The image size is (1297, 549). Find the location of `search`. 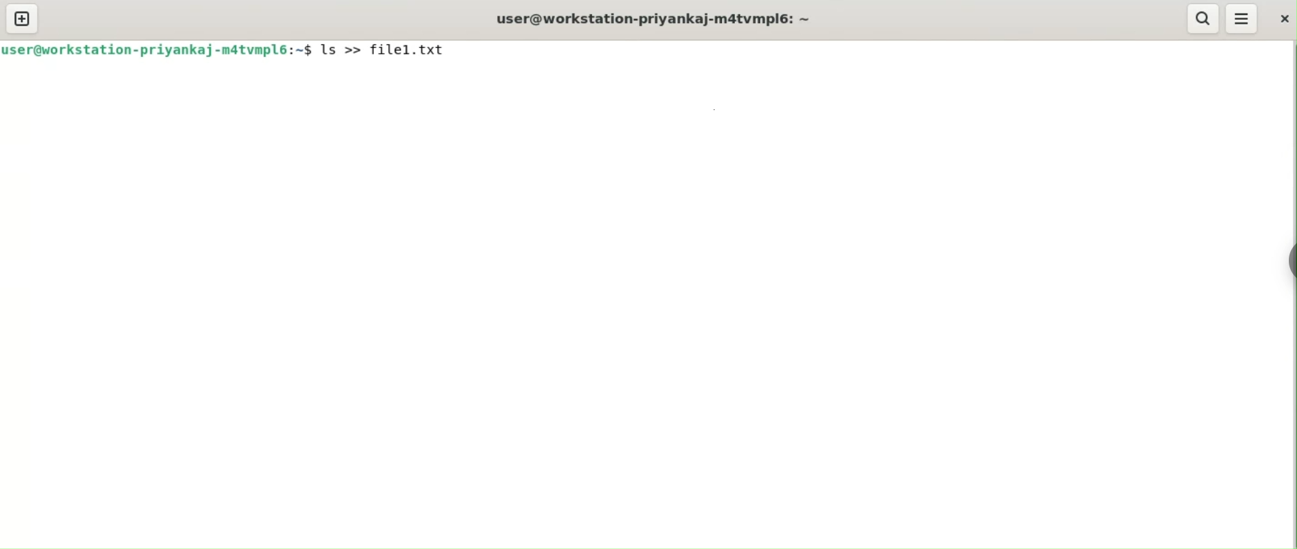

search is located at coordinates (1203, 18).